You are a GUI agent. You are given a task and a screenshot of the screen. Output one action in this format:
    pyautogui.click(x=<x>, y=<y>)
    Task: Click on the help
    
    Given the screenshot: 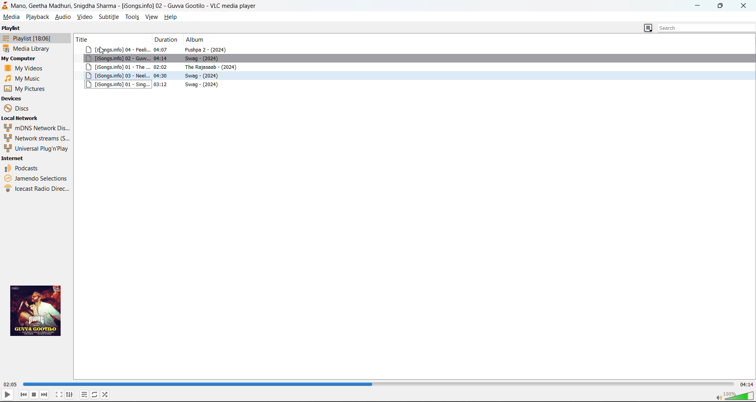 What is the action you would take?
    pyautogui.click(x=170, y=17)
    